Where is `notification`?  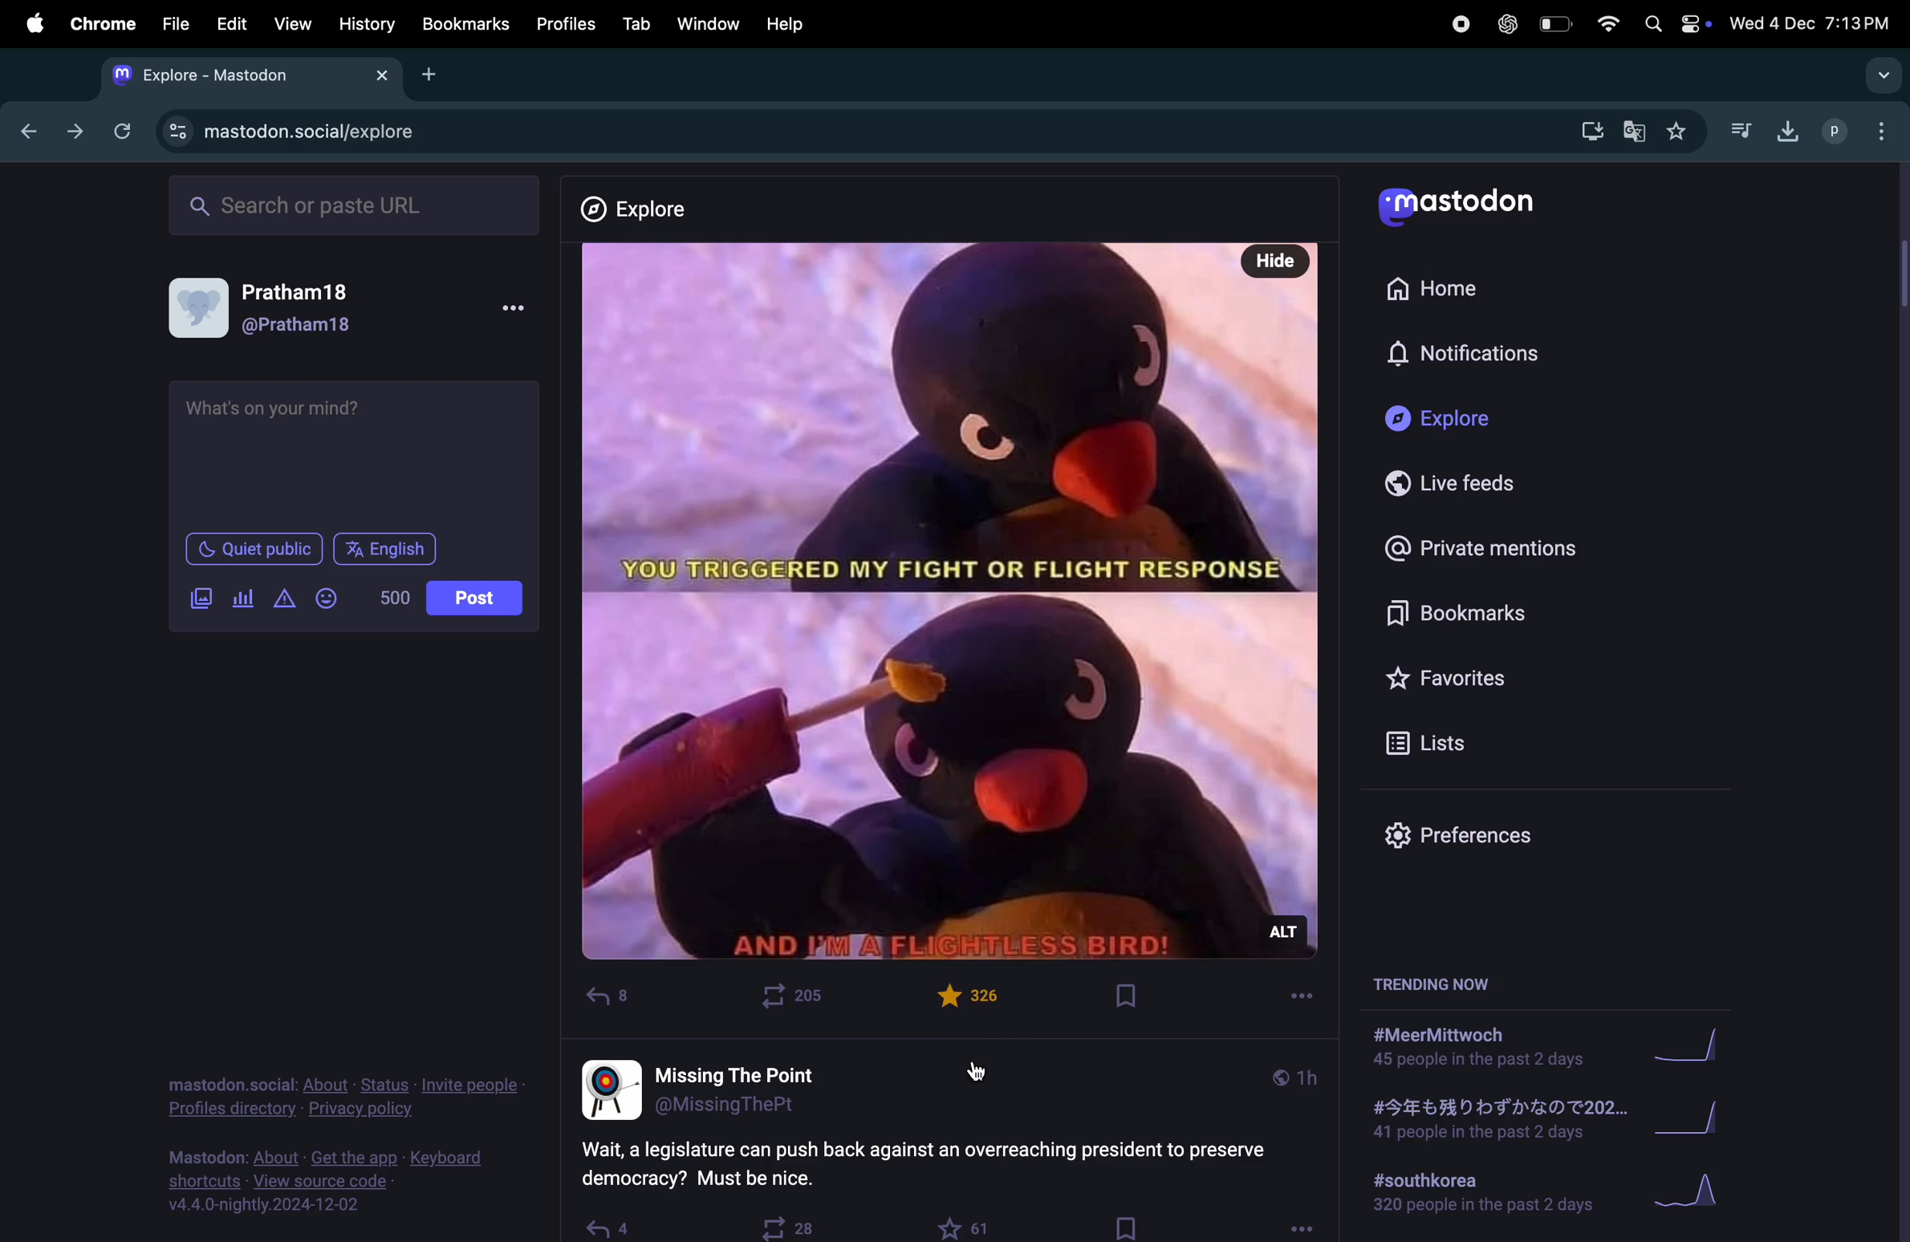 notification is located at coordinates (1473, 351).